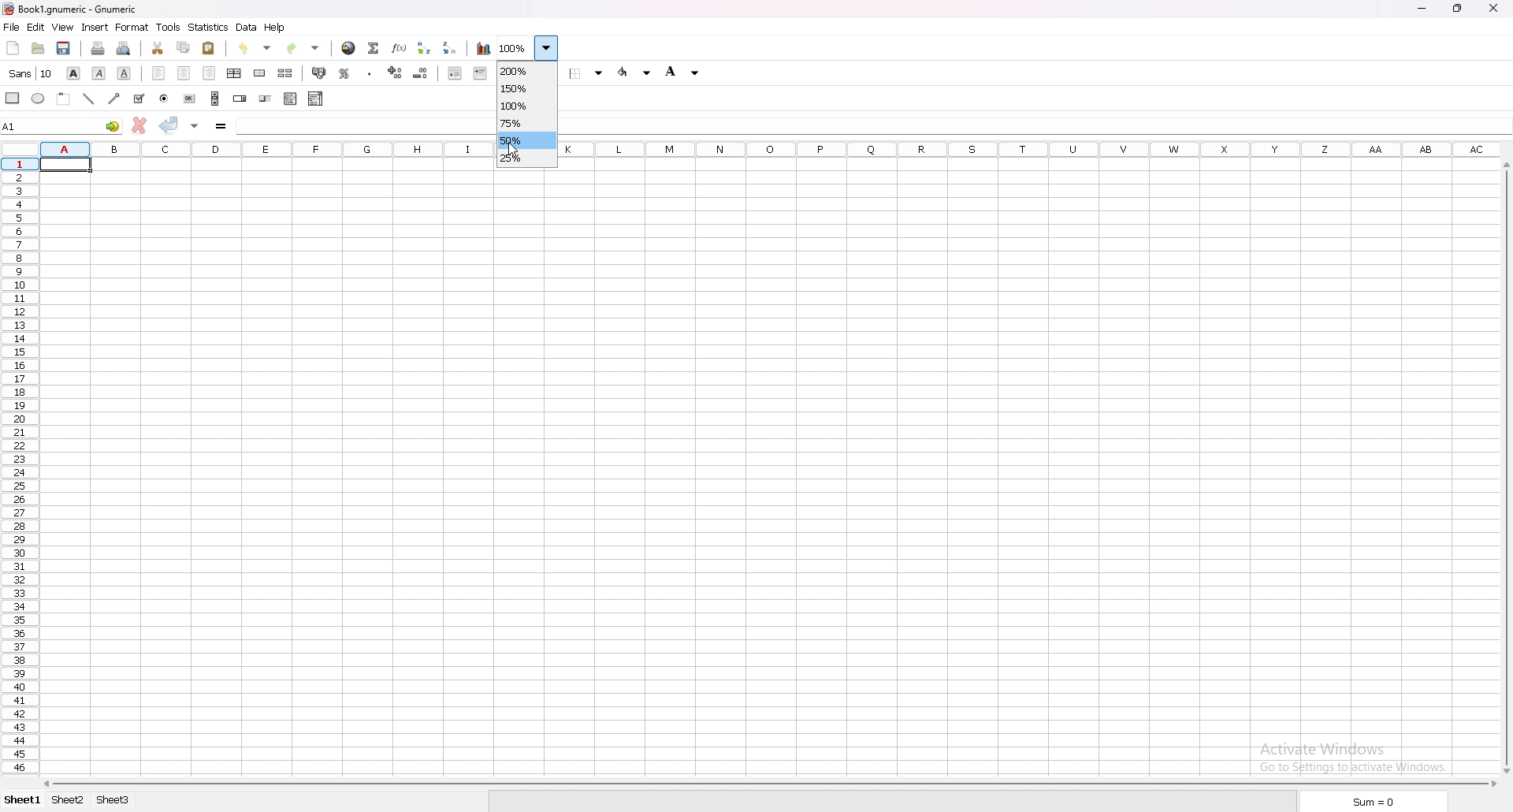 This screenshot has width=1513, height=812. What do you see at coordinates (425, 48) in the screenshot?
I see `sort ascending` at bounding box center [425, 48].